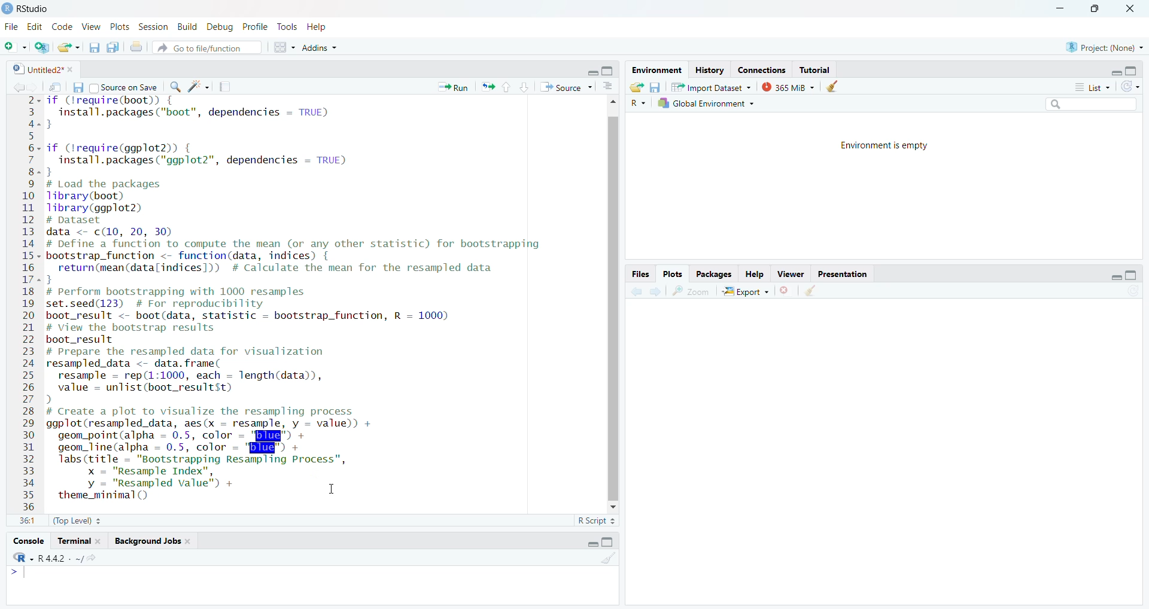 The width and height of the screenshot is (1149, 609). I want to click on Tutorial, so click(818, 71).